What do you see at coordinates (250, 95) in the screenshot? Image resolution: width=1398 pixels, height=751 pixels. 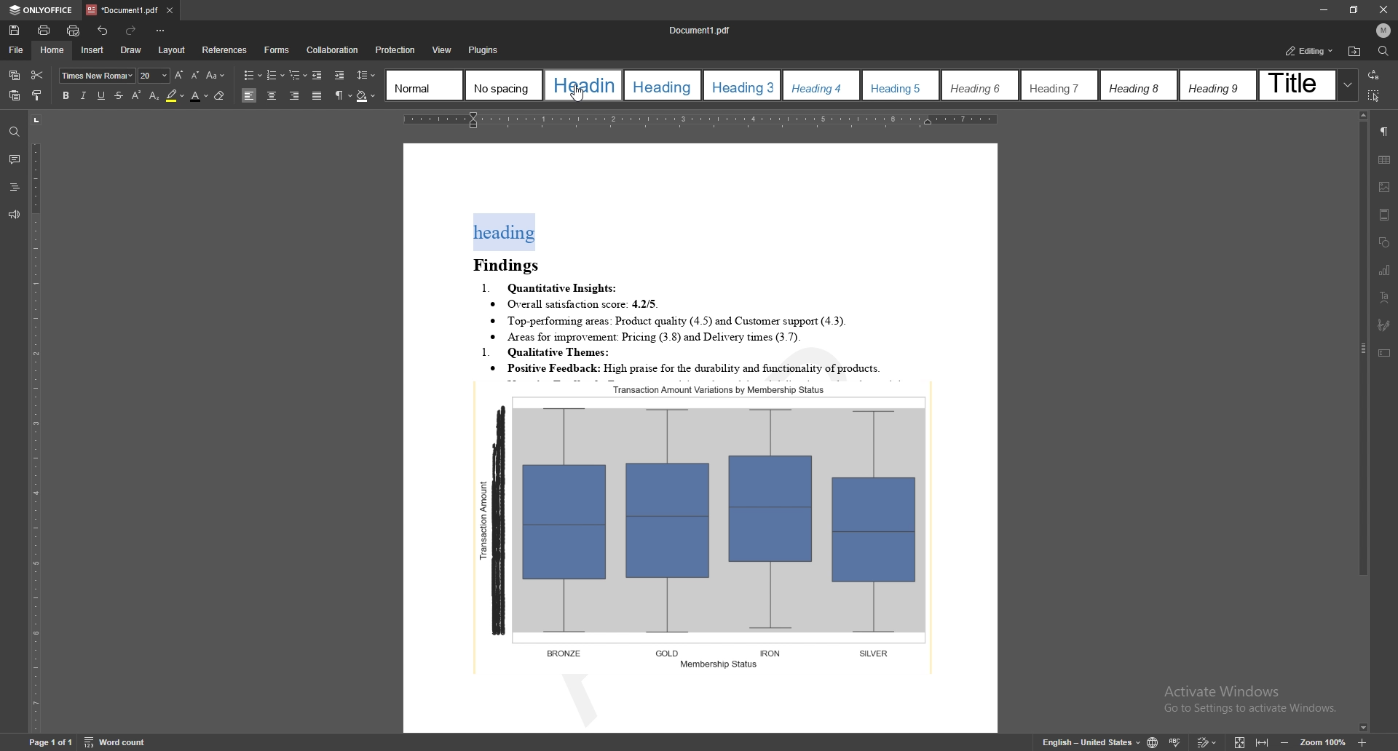 I see `align left` at bounding box center [250, 95].